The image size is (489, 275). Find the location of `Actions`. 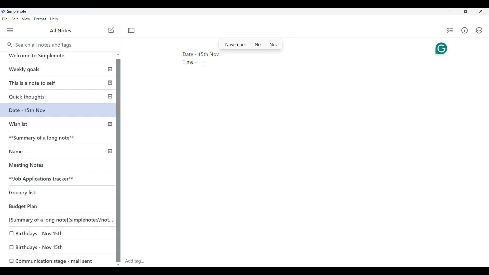

Actions is located at coordinates (479, 30).